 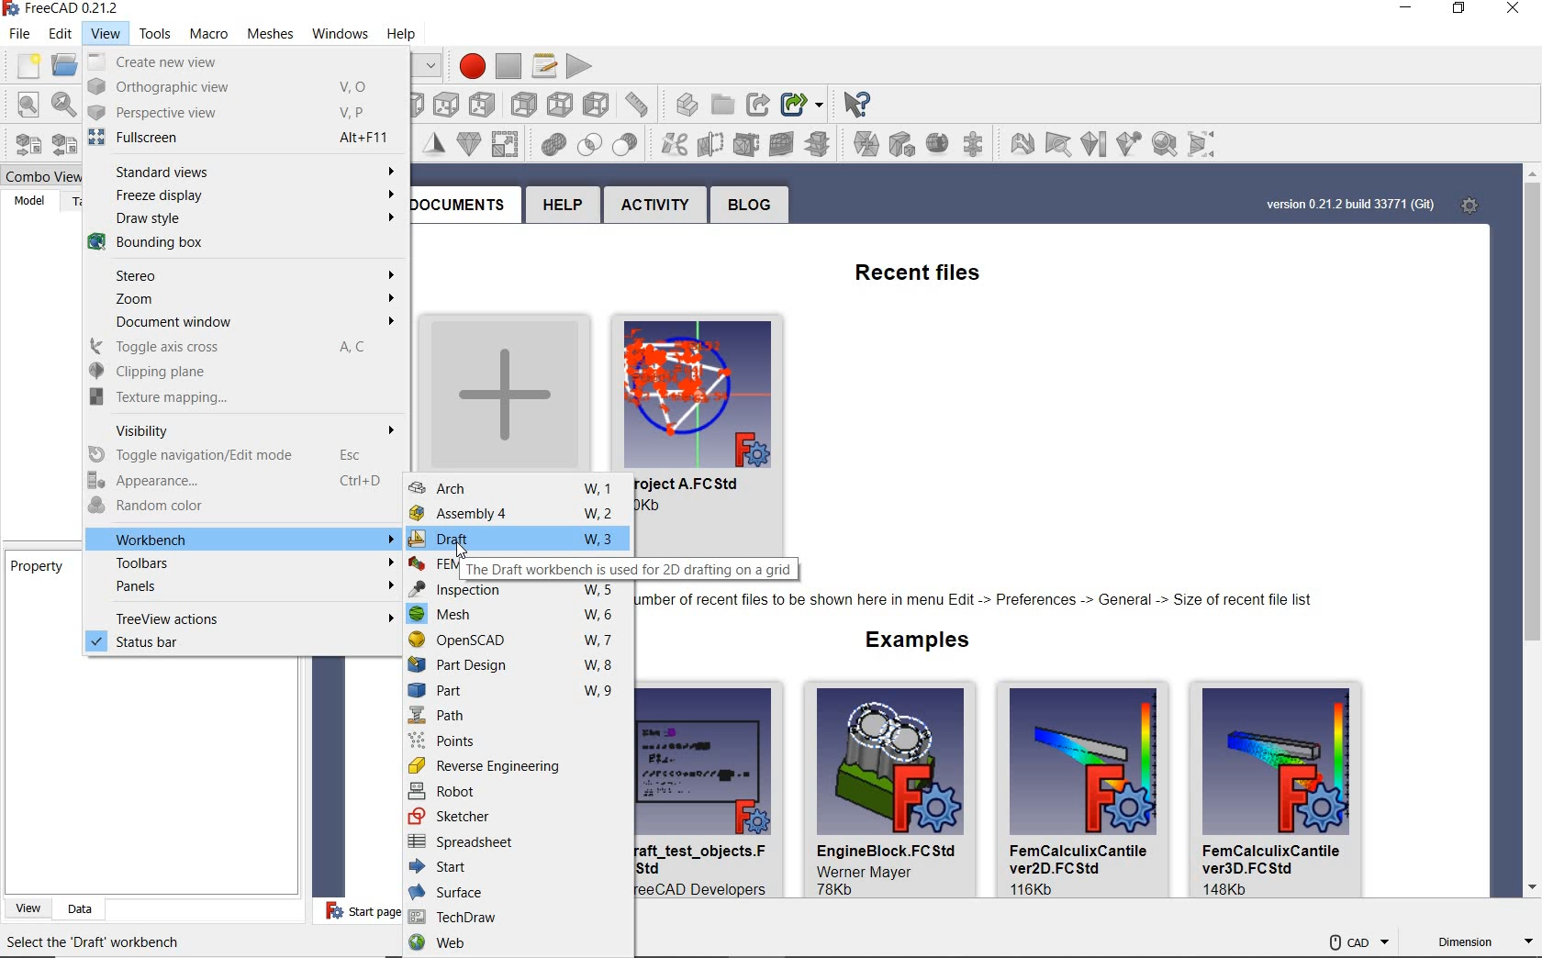 What do you see at coordinates (518, 944) in the screenshot?
I see `web` at bounding box center [518, 944].